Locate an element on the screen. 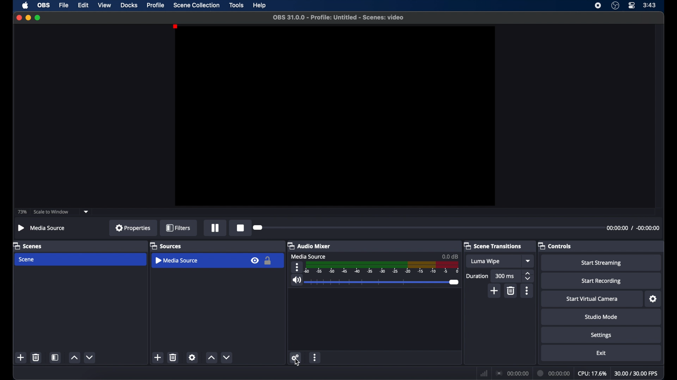 The height and width of the screenshot is (380, 677). cpu: 17.6% is located at coordinates (592, 374).